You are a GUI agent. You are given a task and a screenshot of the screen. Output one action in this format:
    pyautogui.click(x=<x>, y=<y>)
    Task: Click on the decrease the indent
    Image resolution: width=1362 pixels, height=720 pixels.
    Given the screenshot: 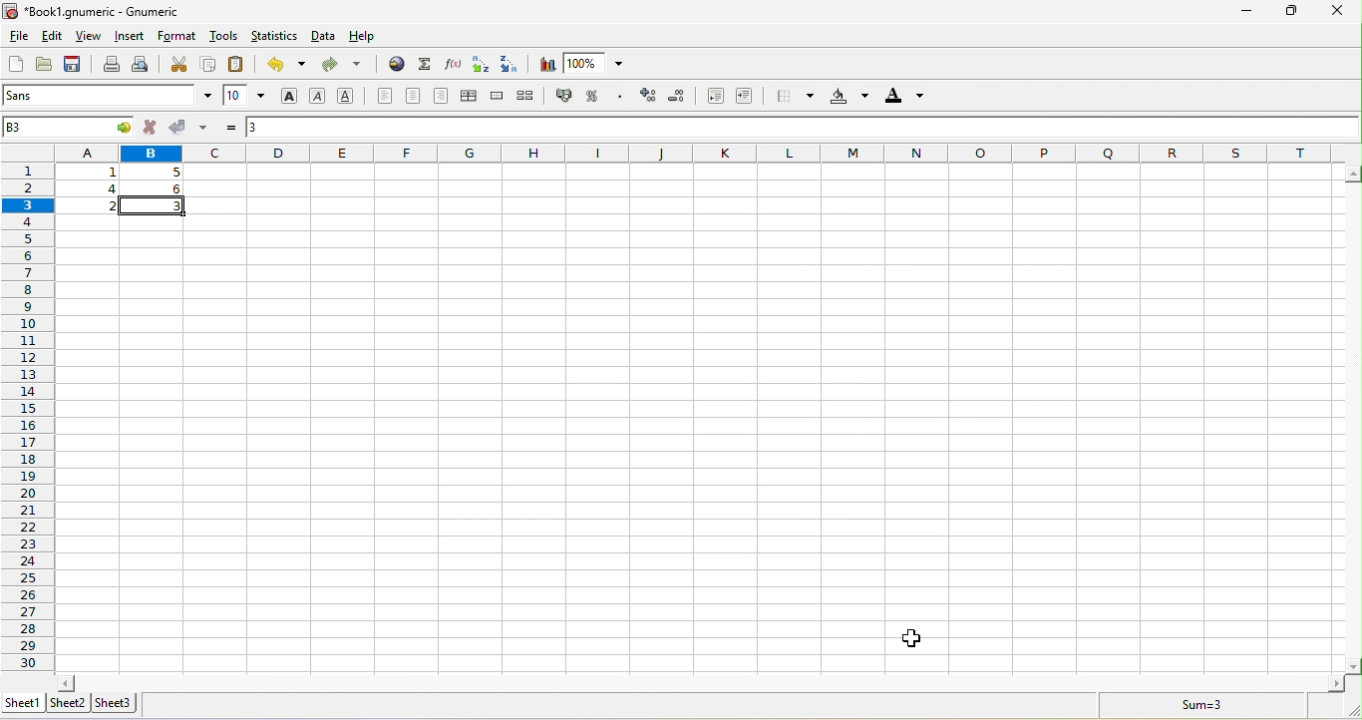 What is the action you would take?
    pyautogui.click(x=711, y=97)
    